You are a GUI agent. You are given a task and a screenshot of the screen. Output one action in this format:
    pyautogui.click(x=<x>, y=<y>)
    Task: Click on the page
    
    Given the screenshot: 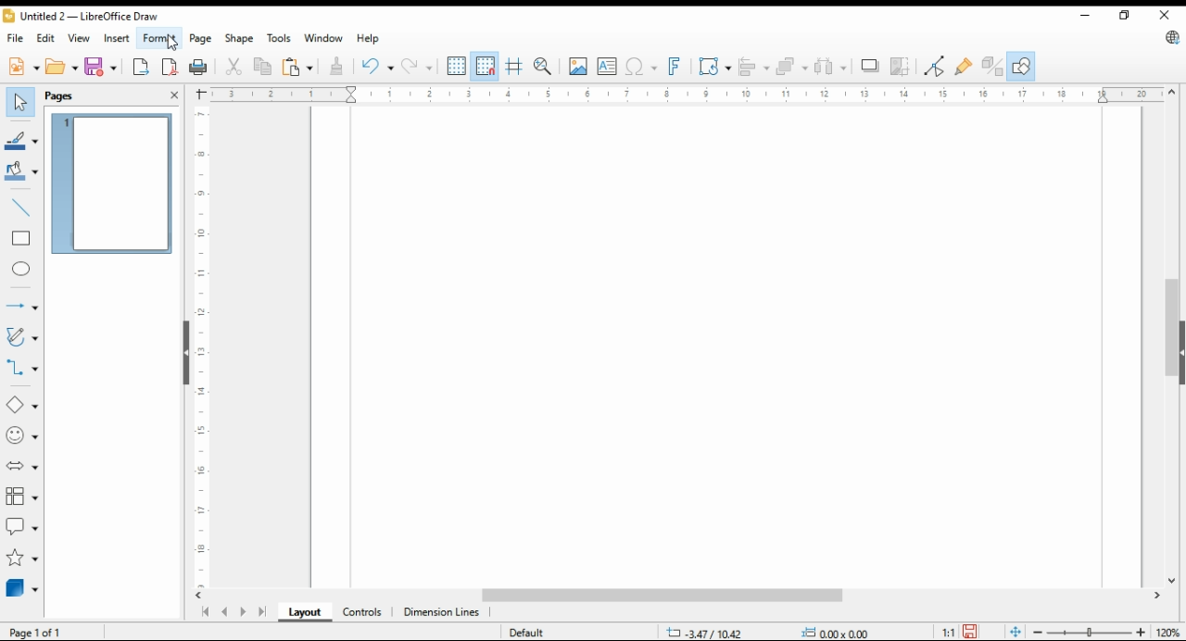 What is the action you would take?
    pyautogui.click(x=203, y=38)
    